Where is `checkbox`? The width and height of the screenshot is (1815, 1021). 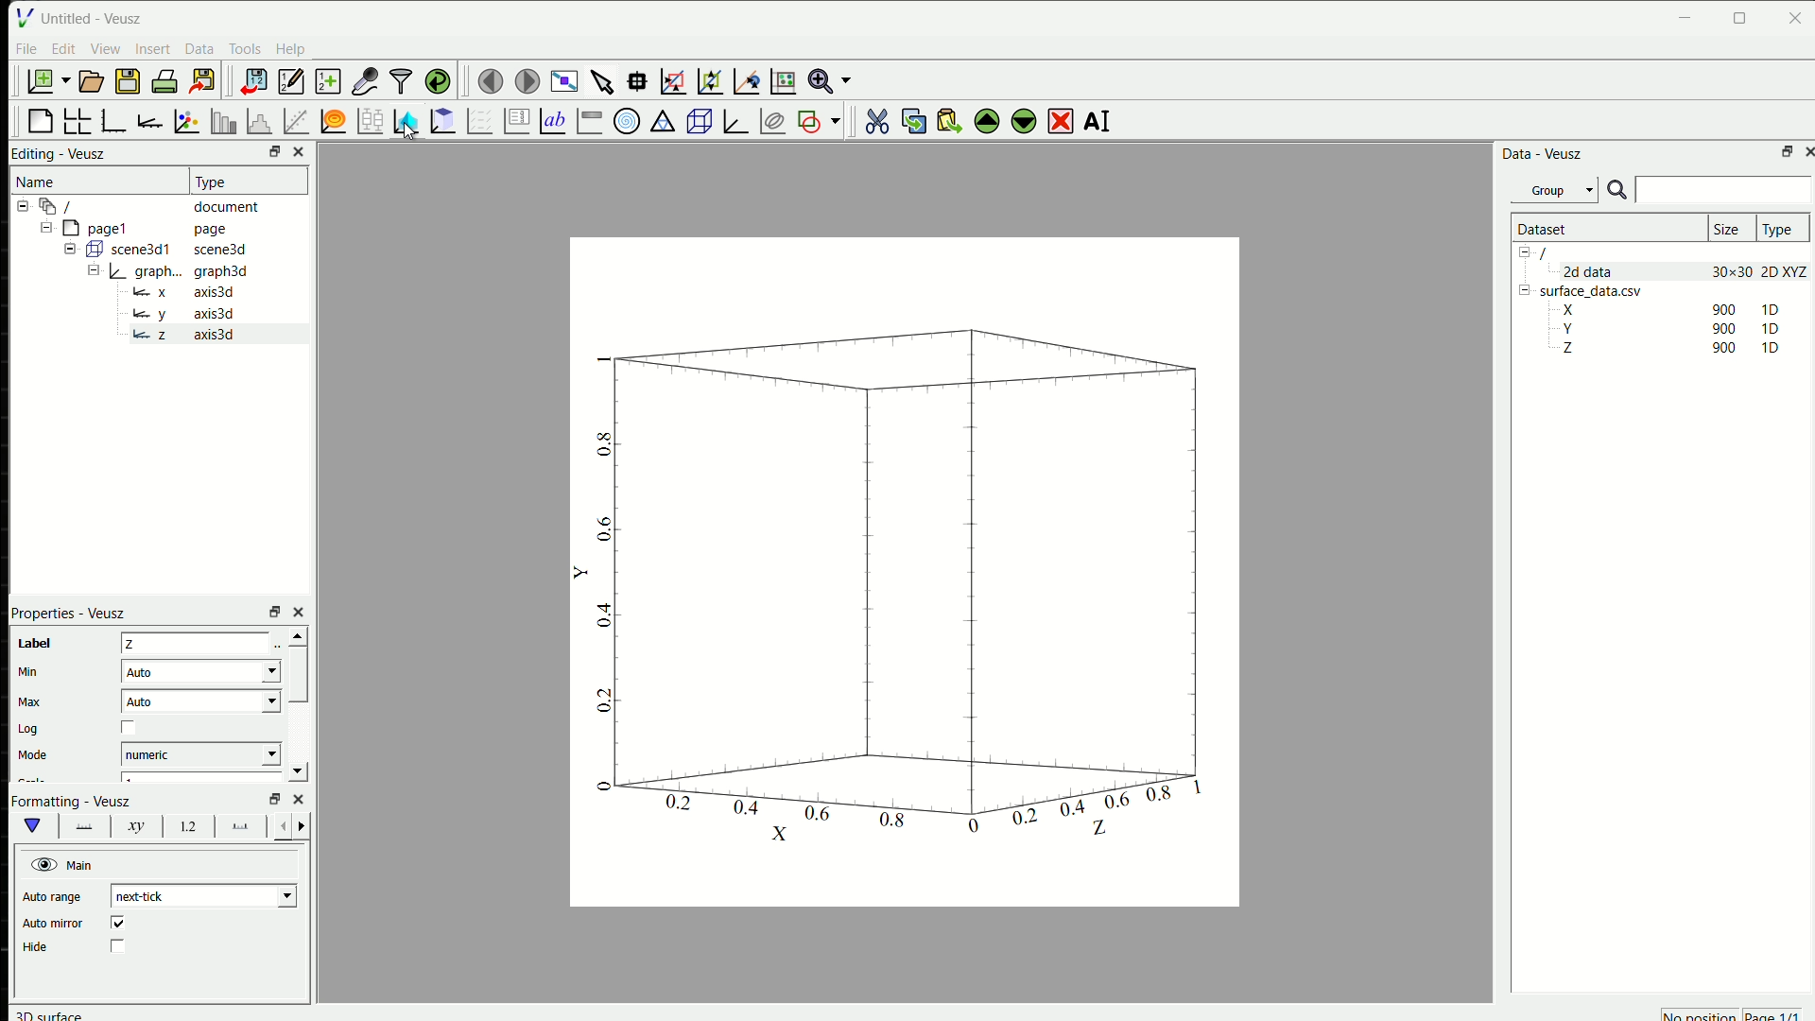 checkbox is located at coordinates (118, 946).